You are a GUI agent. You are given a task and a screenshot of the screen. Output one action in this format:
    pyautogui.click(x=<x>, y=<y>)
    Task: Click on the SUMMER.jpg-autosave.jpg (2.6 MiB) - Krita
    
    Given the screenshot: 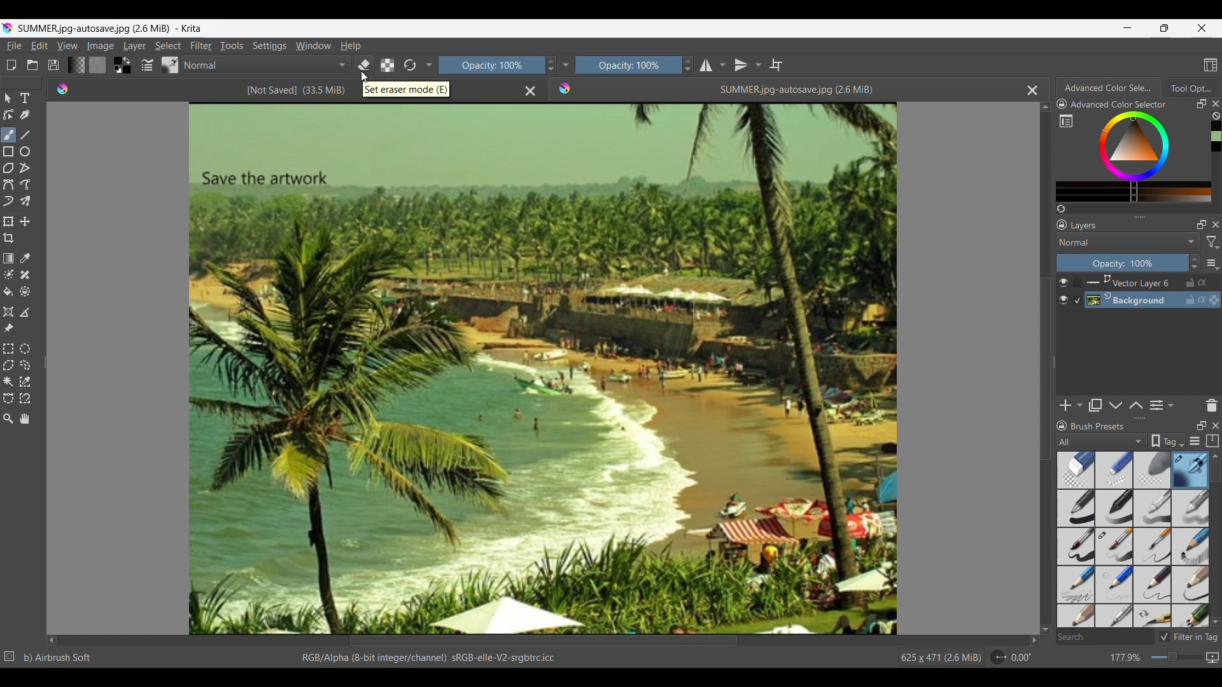 What is the action you would take?
    pyautogui.click(x=113, y=28)
    